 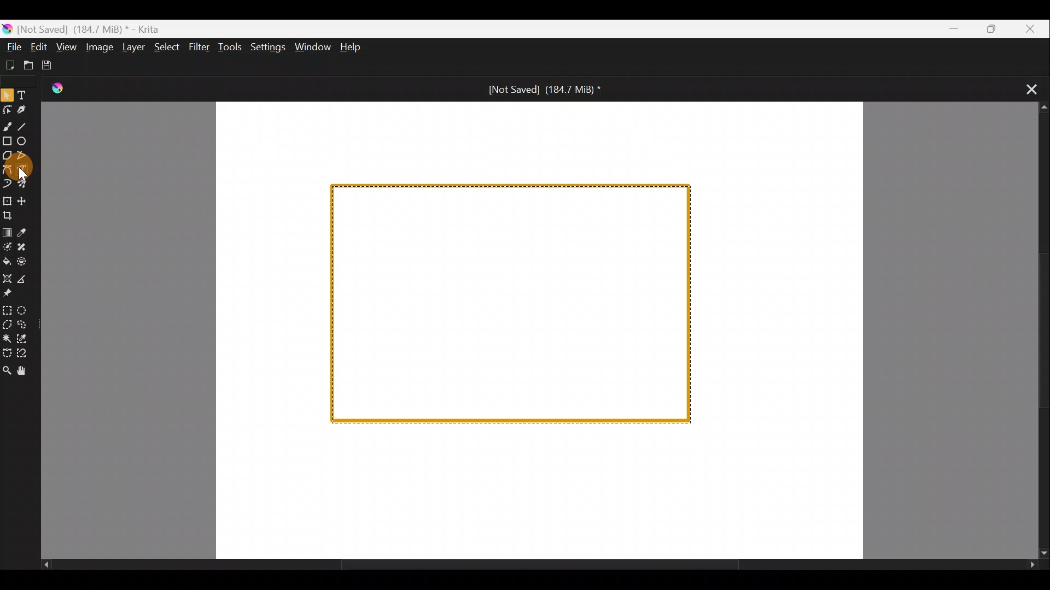 I want to click on Multibrush tool, so click(x=27, y=187).